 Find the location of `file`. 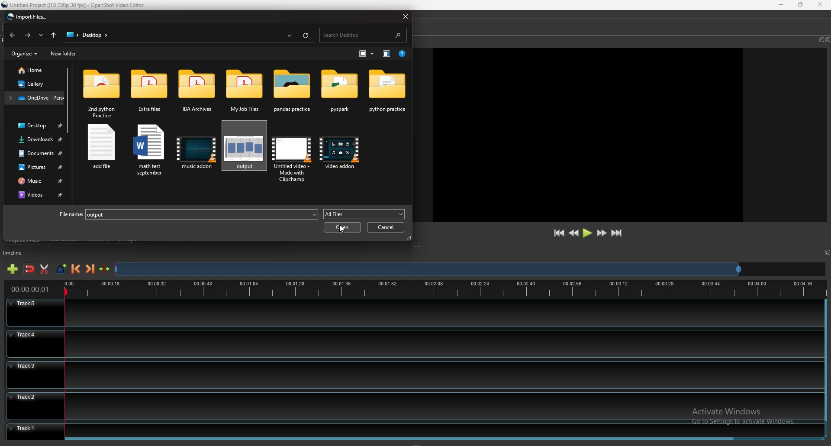

file is located at coordinates (149, 151).